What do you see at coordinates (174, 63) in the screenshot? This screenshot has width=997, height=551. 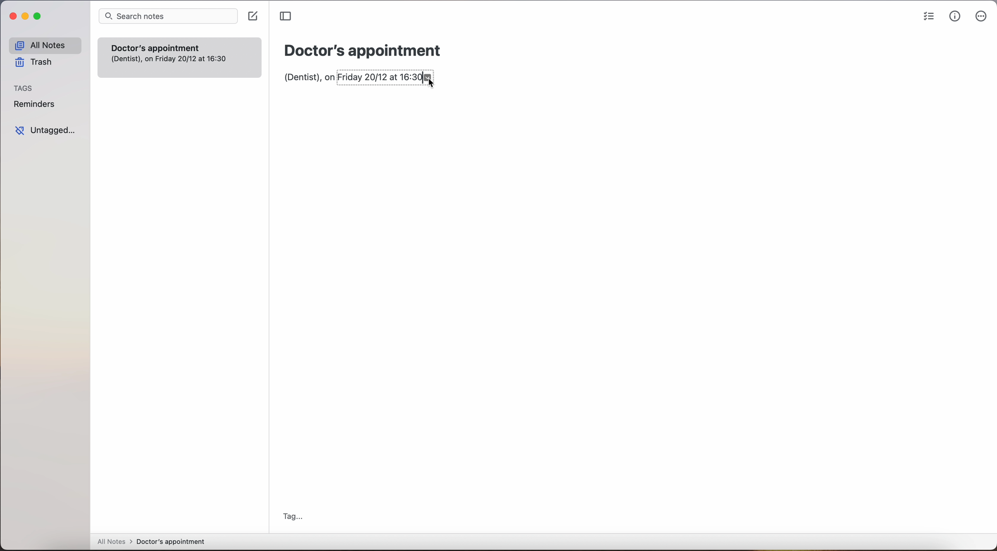 I see `(Dentist), on Friday 20/12 at 16:30` at bounding box center [174, 63].